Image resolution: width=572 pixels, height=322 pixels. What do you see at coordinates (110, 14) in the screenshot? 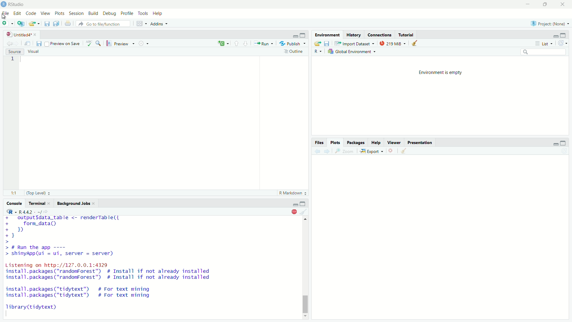
I see `Debug` at bounding box center [110, 14].